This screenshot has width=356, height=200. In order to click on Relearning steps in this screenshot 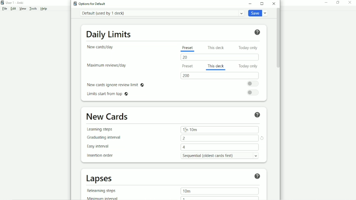, I will do `click(101, 191)`.